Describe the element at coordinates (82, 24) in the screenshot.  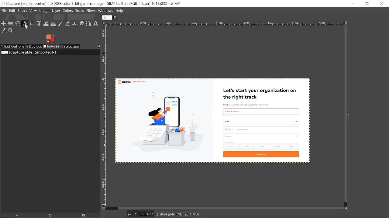
I see `Smudge tool` at that location.